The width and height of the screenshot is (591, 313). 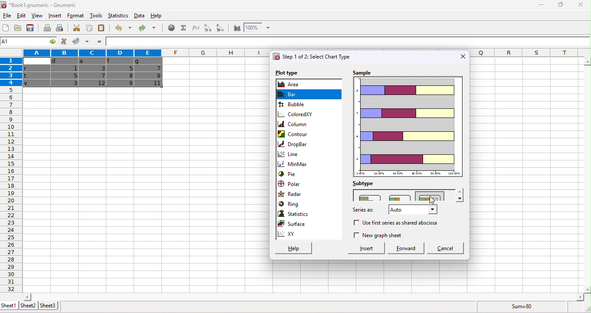 I want to click on cut, so click(x=78, y=28).